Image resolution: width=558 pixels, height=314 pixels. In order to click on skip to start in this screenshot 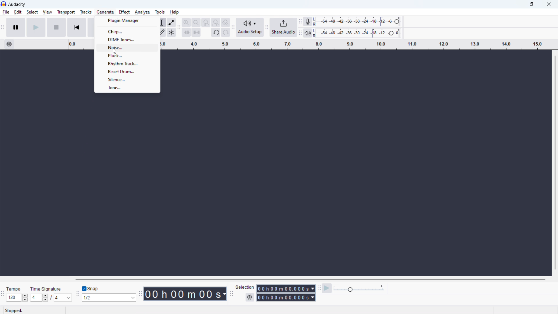, I will do `click(77, 27)`.